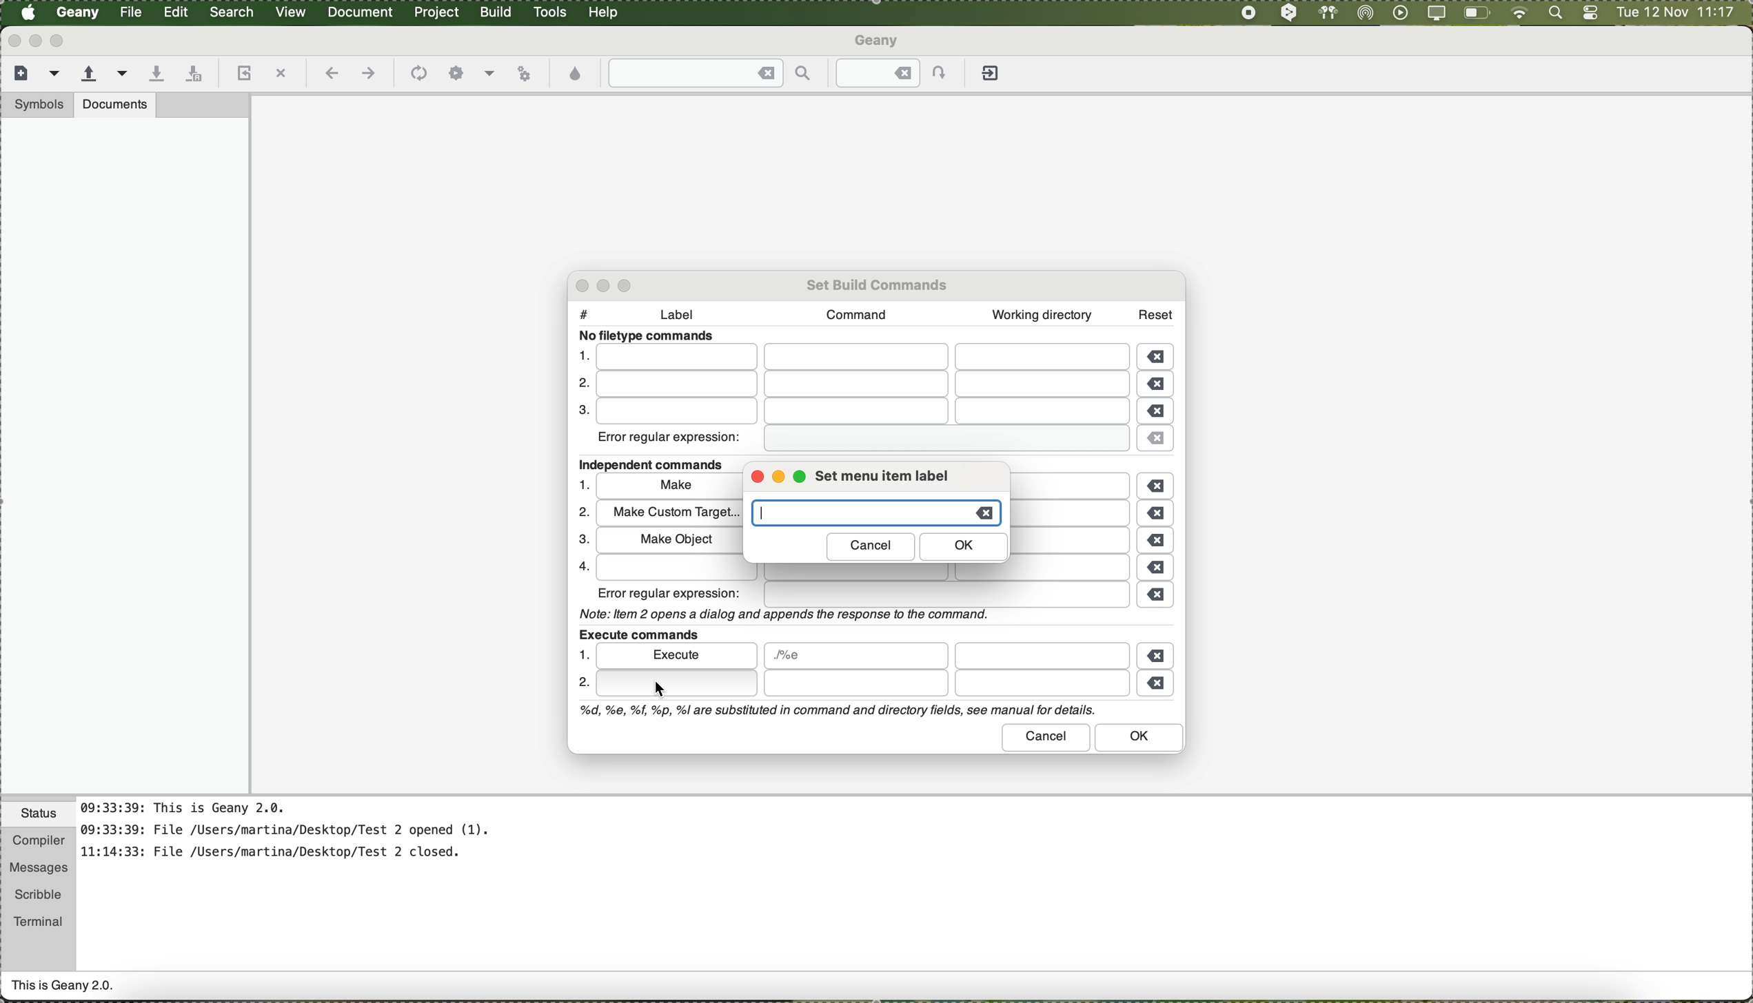 This screenshot has height=1003, width=1753. Describe the element at coordinates (900, 73) in the screenshot. I see `jump to the entered line number` at that location.